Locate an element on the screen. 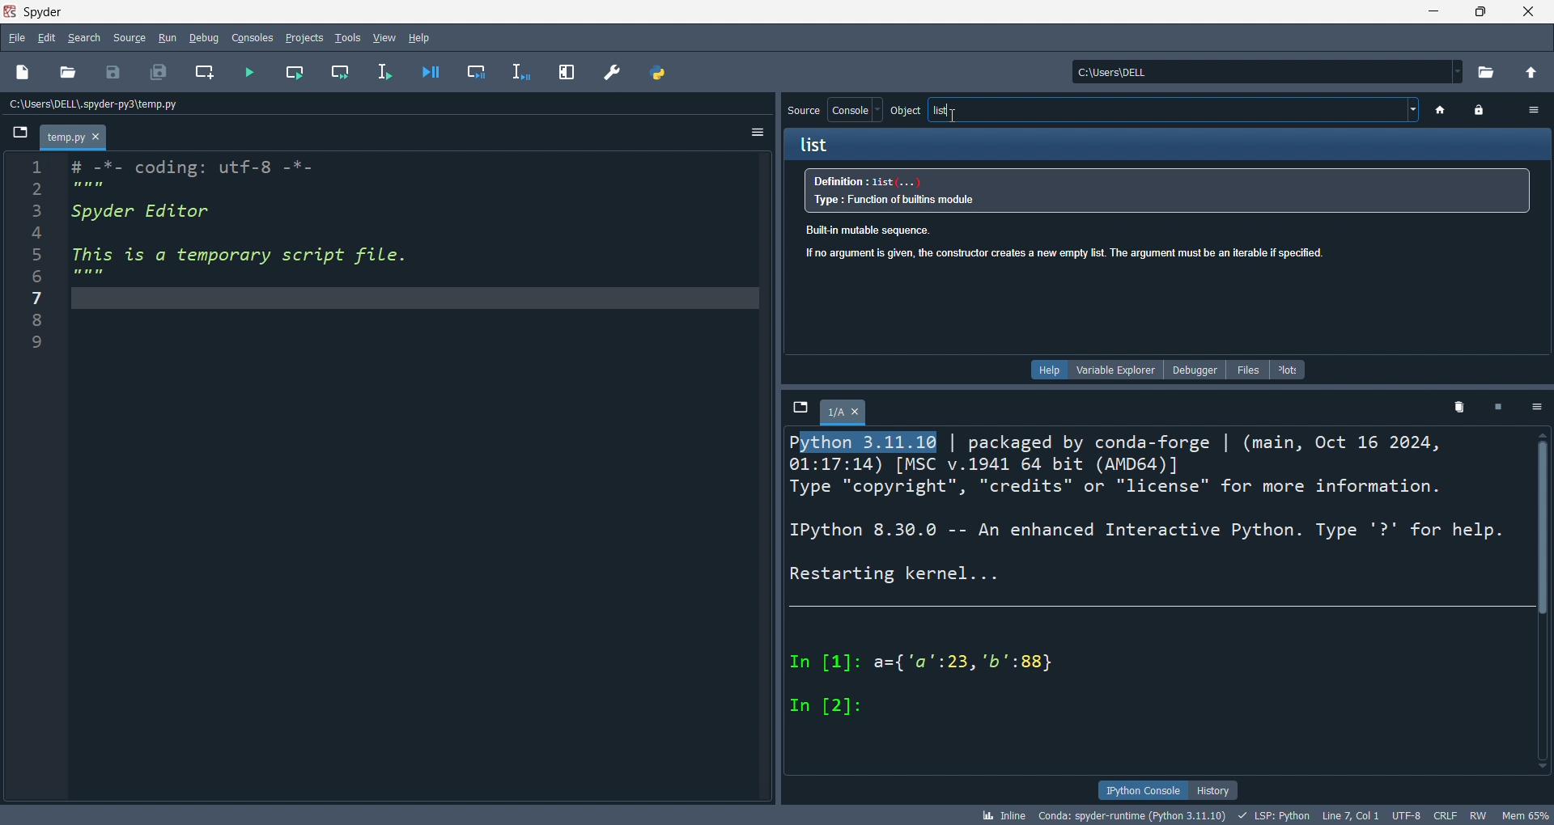 This screenshot has height=825, width=1554. open file is located at coordinates (75, 72).